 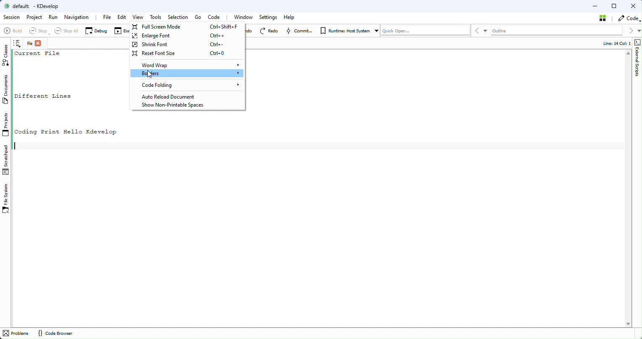 I want to click on Stop all, so click(x=64, y=31).